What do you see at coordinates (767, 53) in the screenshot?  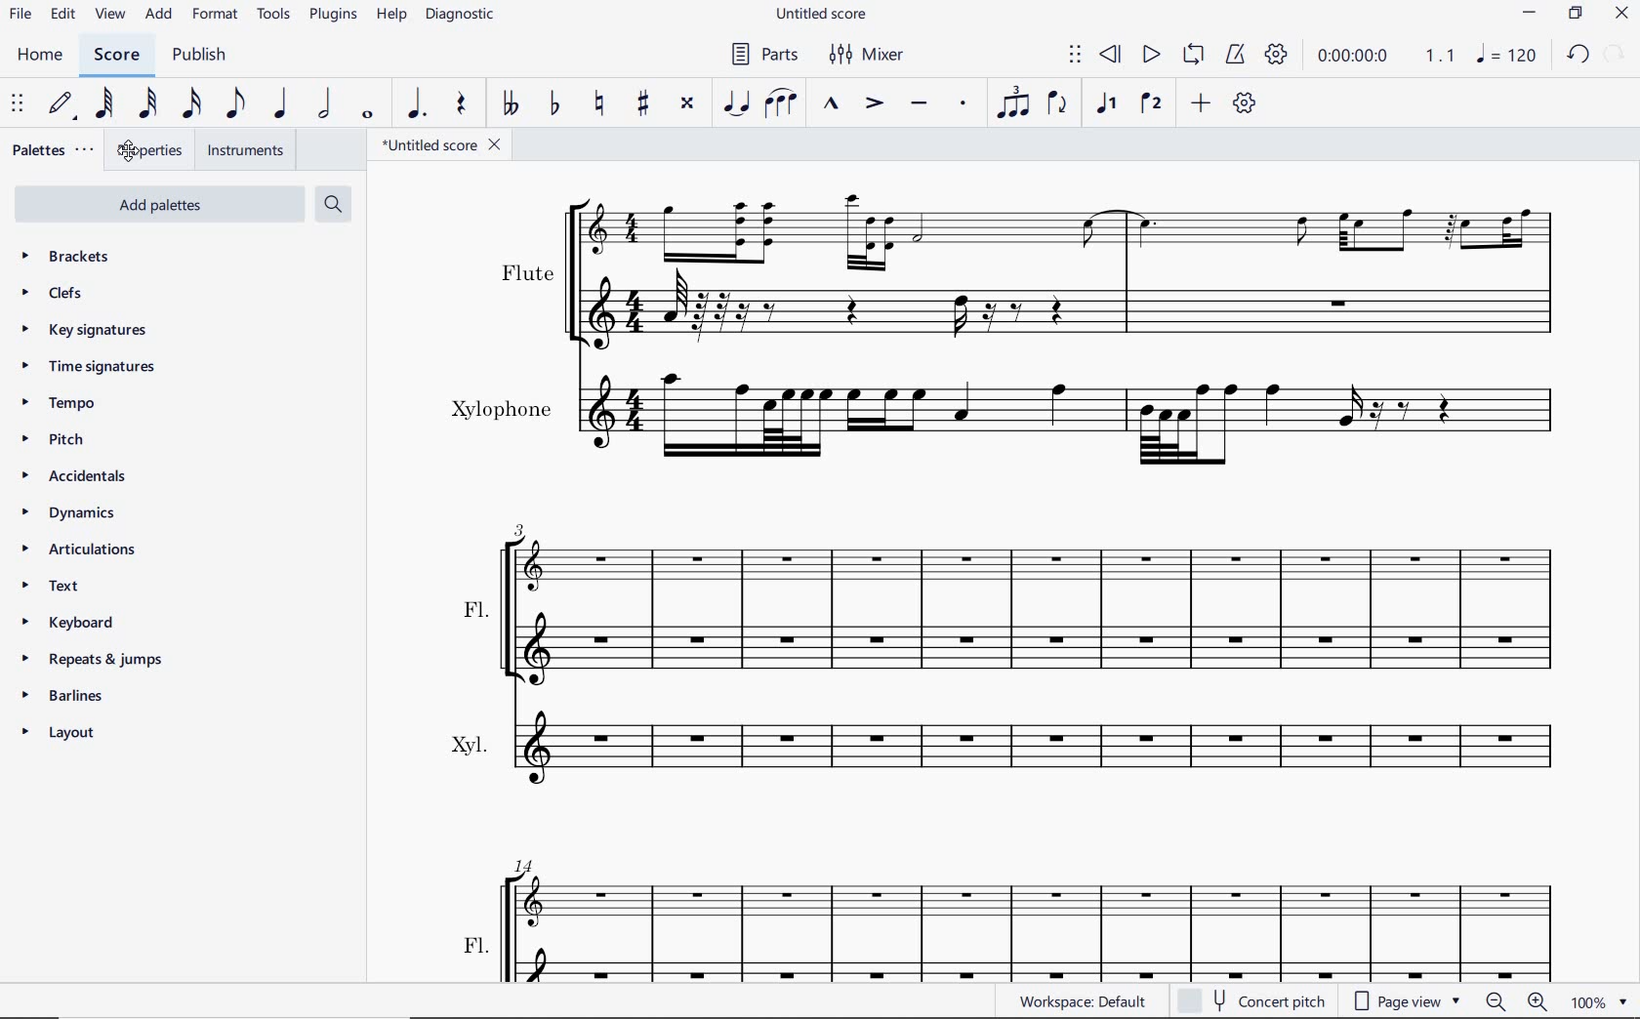 I see `PARTS` at bounding box center [767, 53].